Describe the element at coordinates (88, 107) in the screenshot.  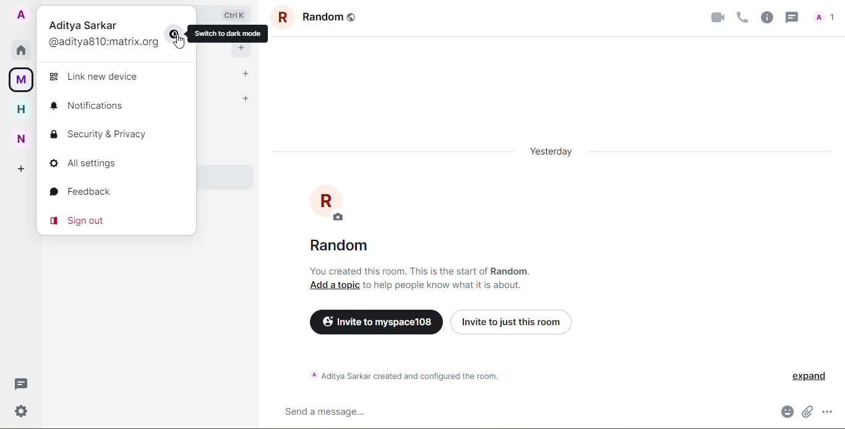
I see `notifications` at that location.